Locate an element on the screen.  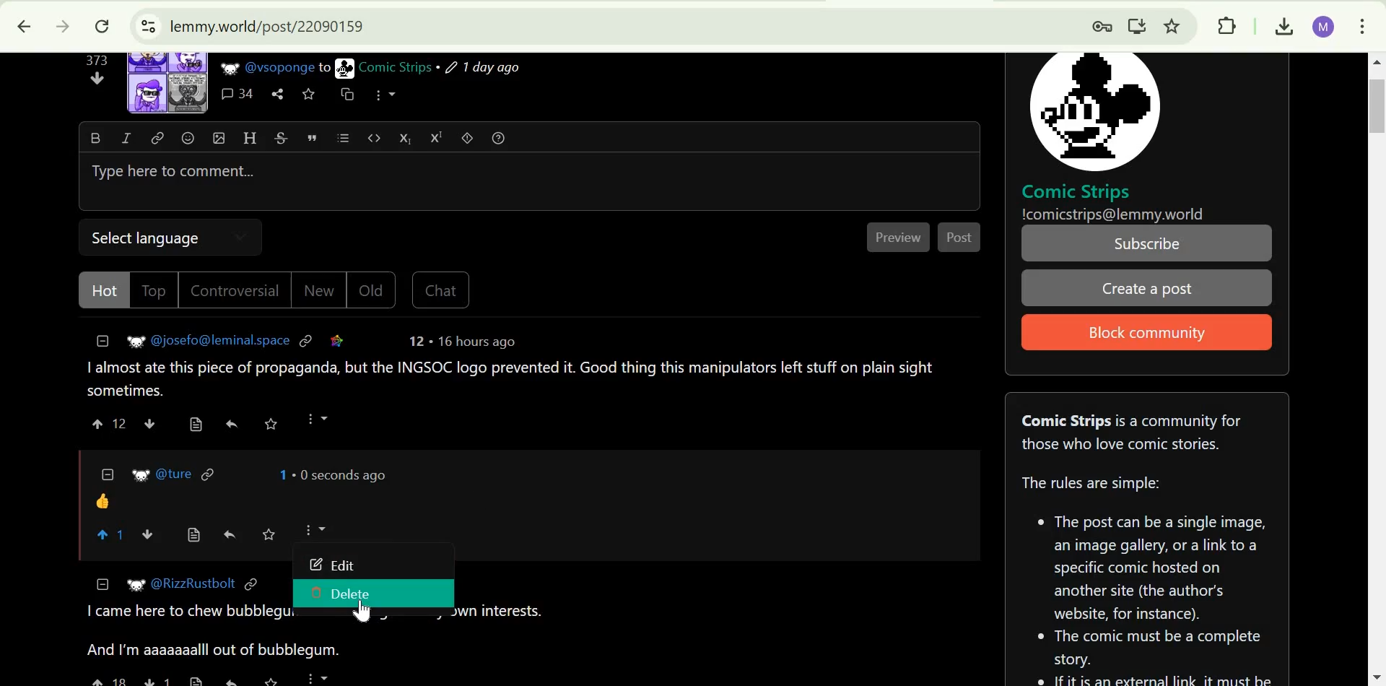
user ID is located at coordinates (222, 339).